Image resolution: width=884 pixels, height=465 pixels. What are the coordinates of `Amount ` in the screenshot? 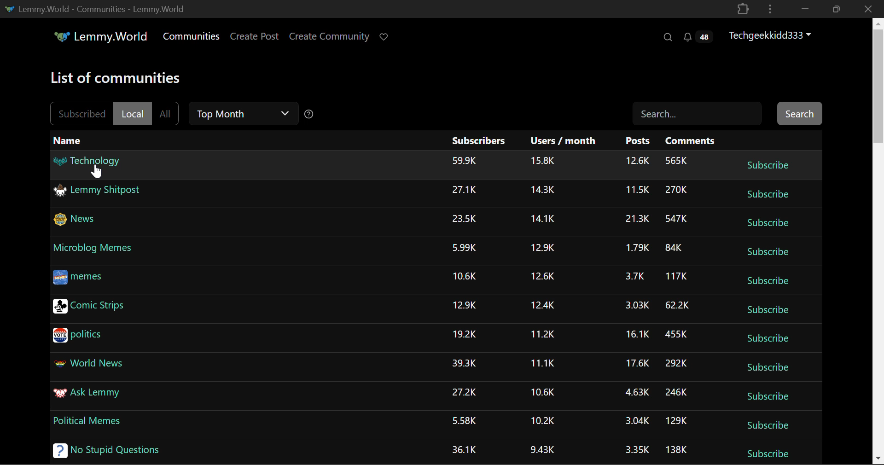 It's located at (541, 247).